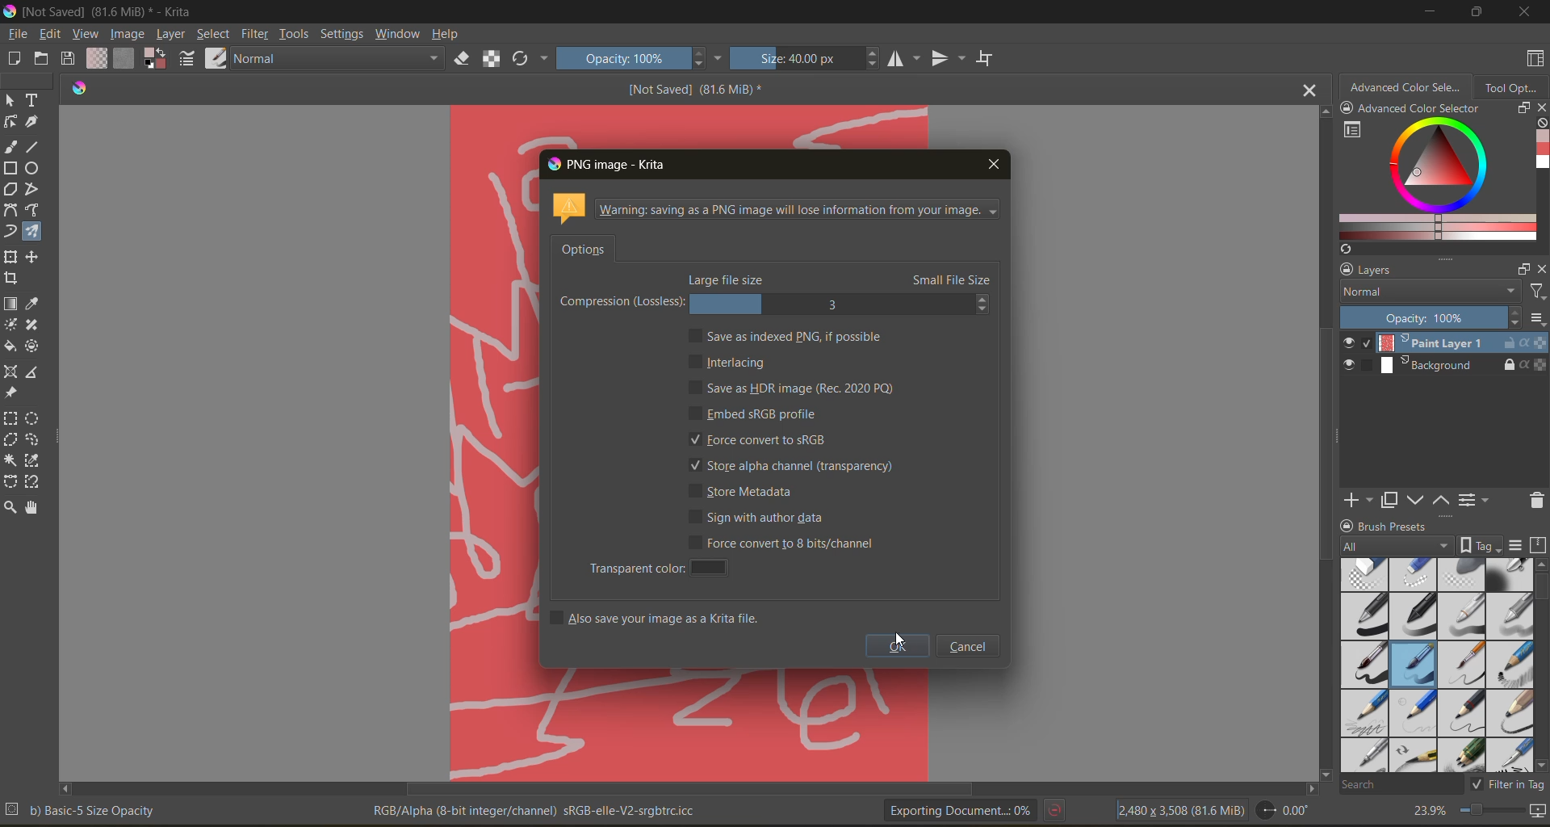  Describe the element at coordinates (538, 811) in the screenshot. I see `metadata` at that location.